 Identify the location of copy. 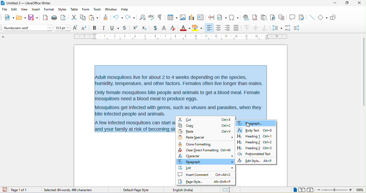
(83, 18).